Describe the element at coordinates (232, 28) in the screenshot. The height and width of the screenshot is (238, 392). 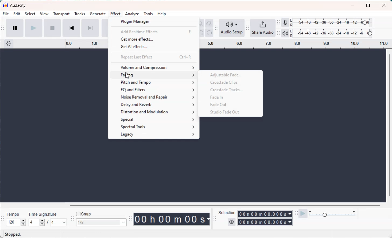
I see `Audio Setup` at that location.